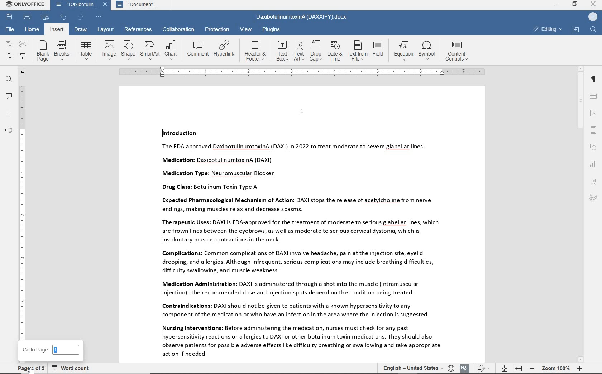 Image resolution: width=602 pixels, height=374 pixels. I want to click on text from file, so click(358, 51).